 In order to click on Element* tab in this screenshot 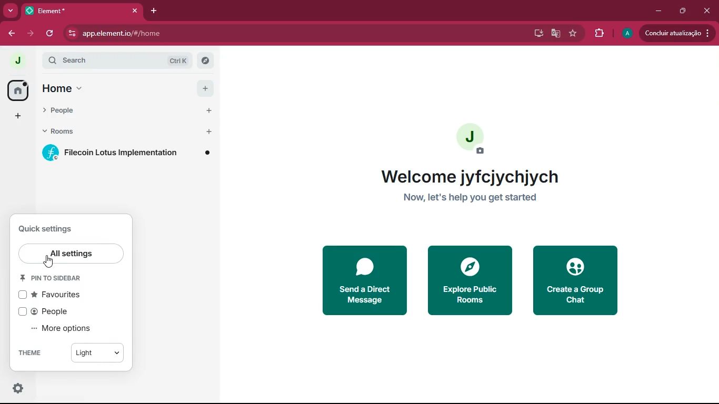, I will do `click(67, 11)`.